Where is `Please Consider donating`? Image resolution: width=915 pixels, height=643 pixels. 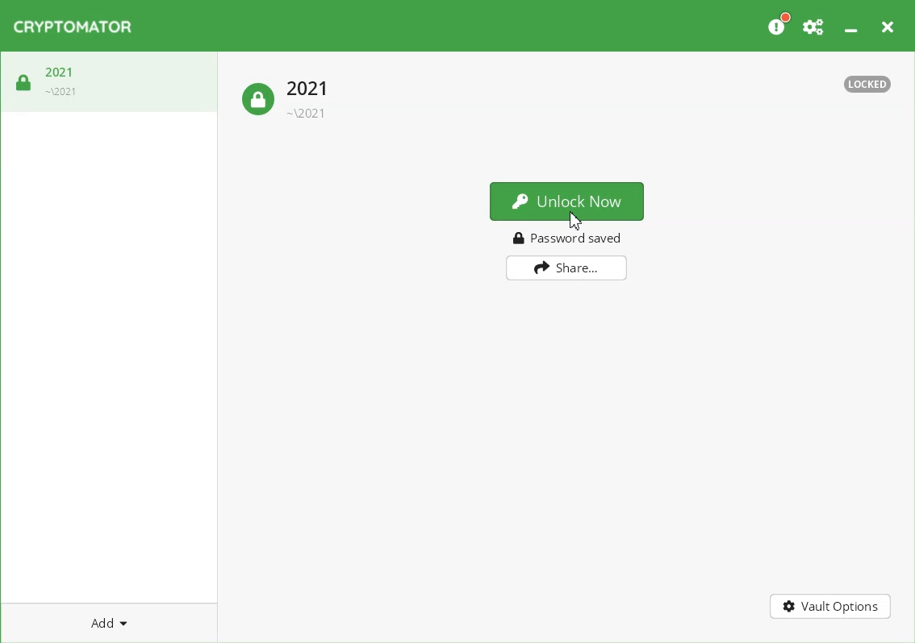
Please Consider donating is located at coordinates (779, 23).